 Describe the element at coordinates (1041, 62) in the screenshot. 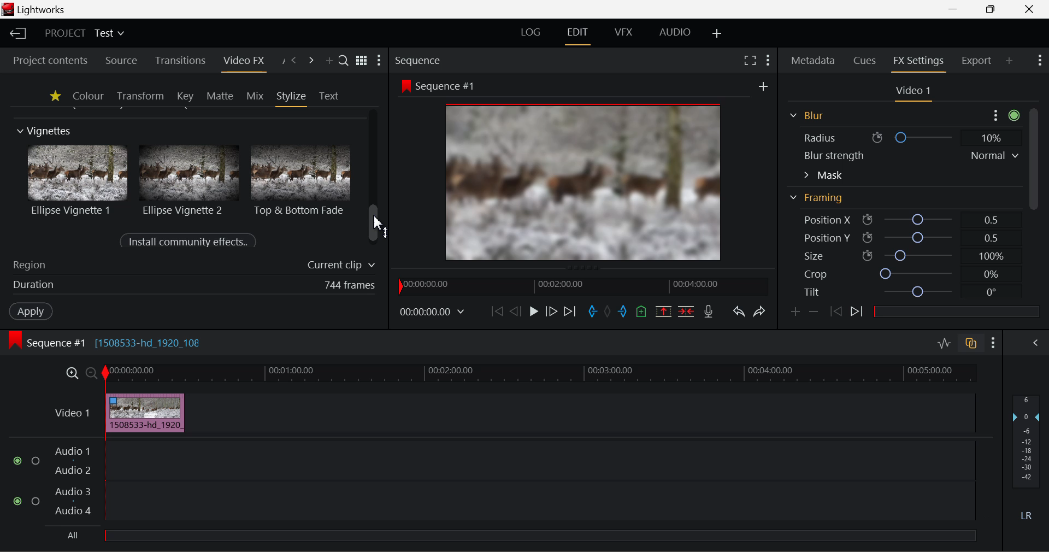

I see `Show Settings` at that location.